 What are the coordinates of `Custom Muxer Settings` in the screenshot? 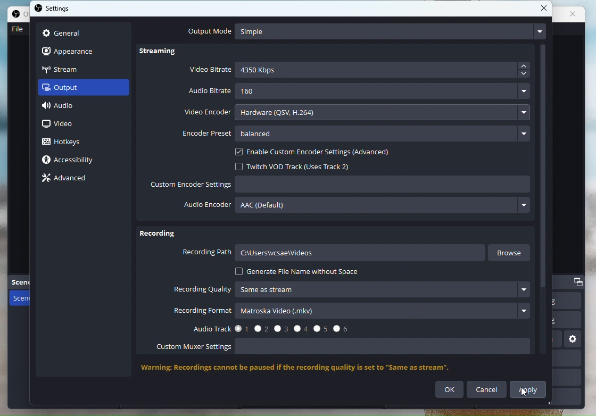 It's located at (349, 348).